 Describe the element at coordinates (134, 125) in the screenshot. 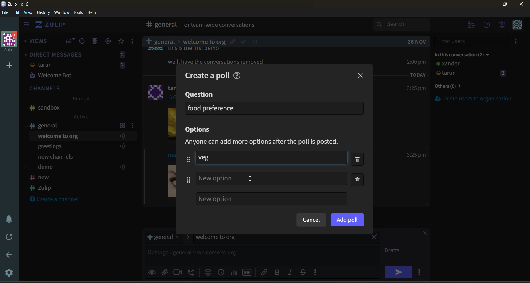

I see `channel settings` at that location.